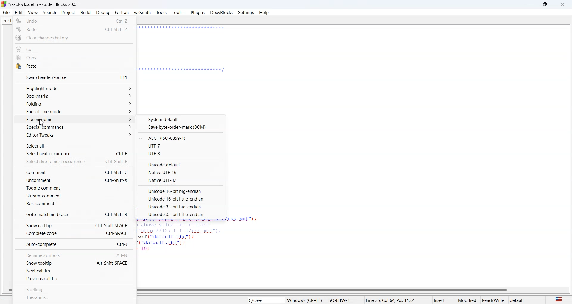  Describe the element at coordinates (181, 172) in the screenshot. I see `Native UTF-16` at that location.